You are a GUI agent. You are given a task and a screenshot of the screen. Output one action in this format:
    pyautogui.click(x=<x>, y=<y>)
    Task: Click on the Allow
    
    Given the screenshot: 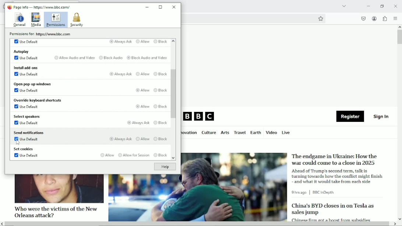 What is the action you would take?
    pyautogui.click(x=141, y=90)
    